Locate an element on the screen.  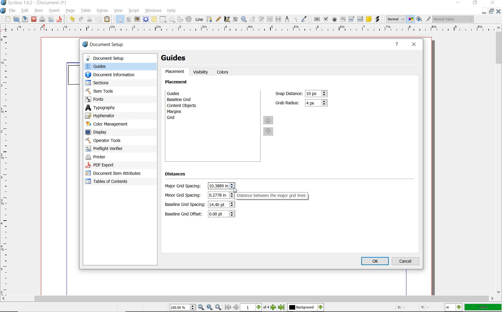
minimize is located at coordinates (458, 3).